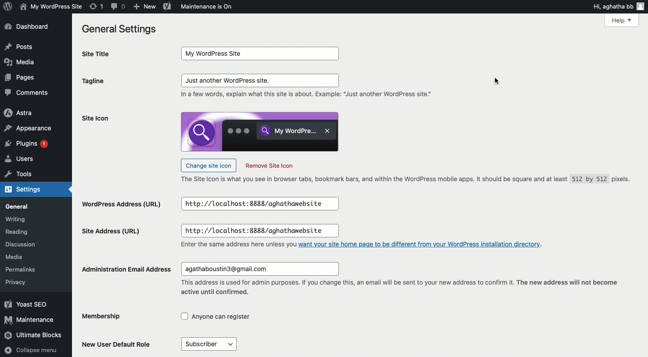  Describe the element at coordinates (15, 282) in the screenshot. I see `Privacy` at that location.